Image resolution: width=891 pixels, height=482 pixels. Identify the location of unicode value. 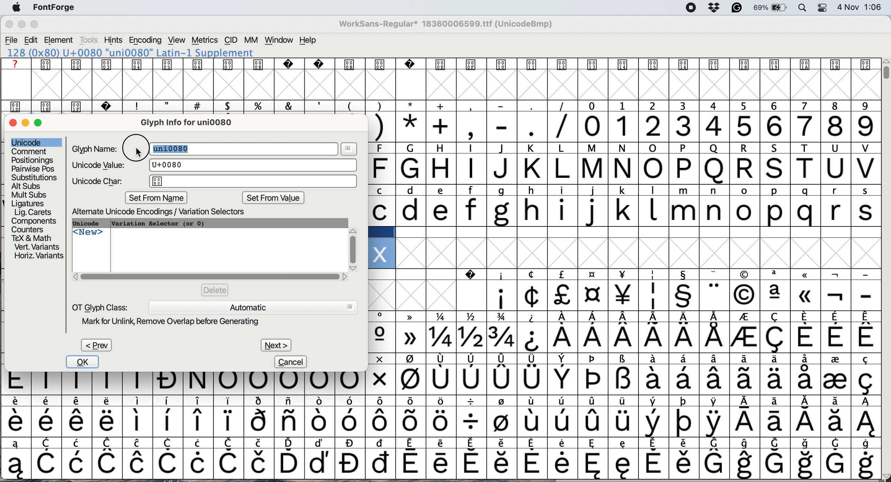
(212, 165).